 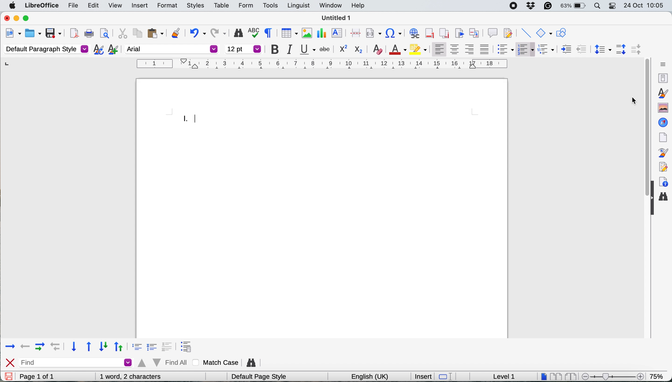 I want to click on page 1 of 1, so click(x=45, y=376).